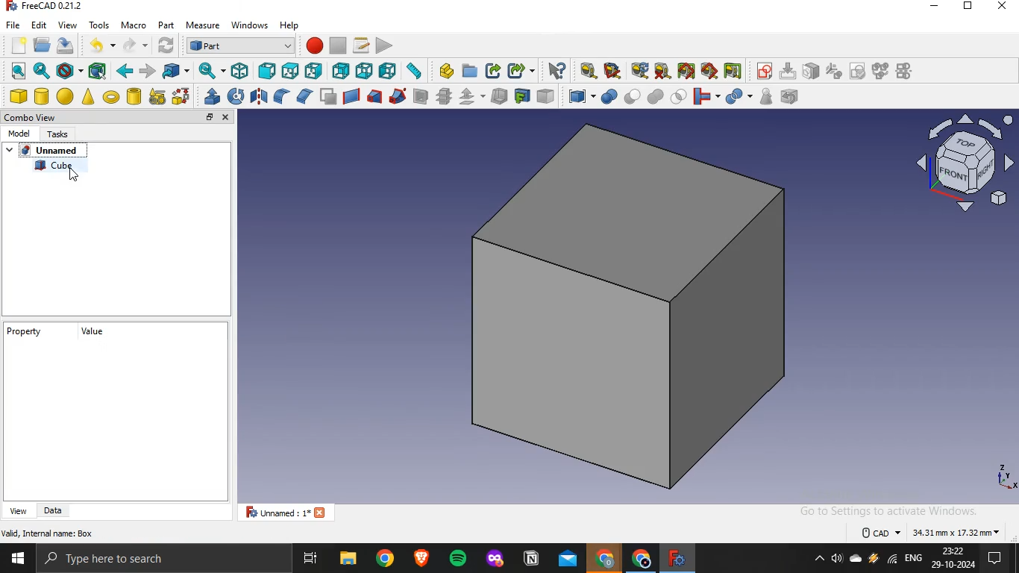 The image size is (1019, 573). I want to click on close, so click(1003, 7).